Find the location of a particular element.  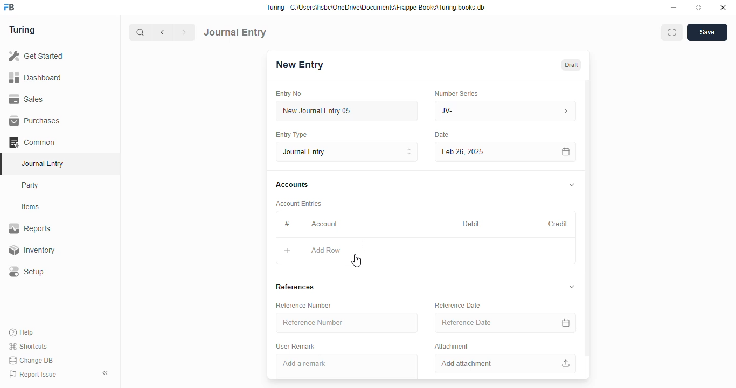

new entry is located at coordinates (299, 65).